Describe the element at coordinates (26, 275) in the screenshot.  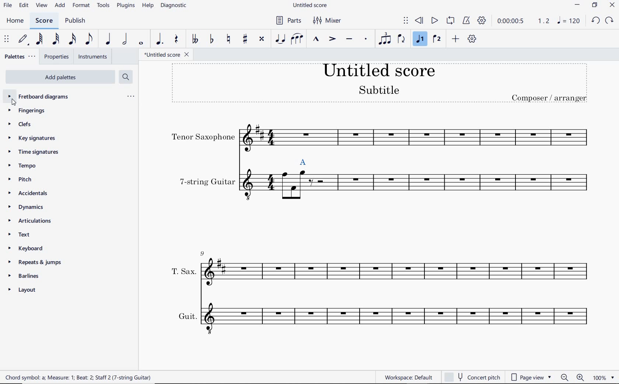
I see `BARLINES` at that location.